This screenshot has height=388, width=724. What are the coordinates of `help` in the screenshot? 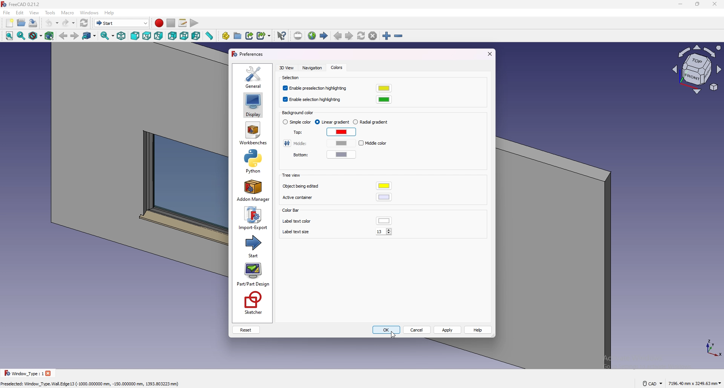 It's located at (479, 330).